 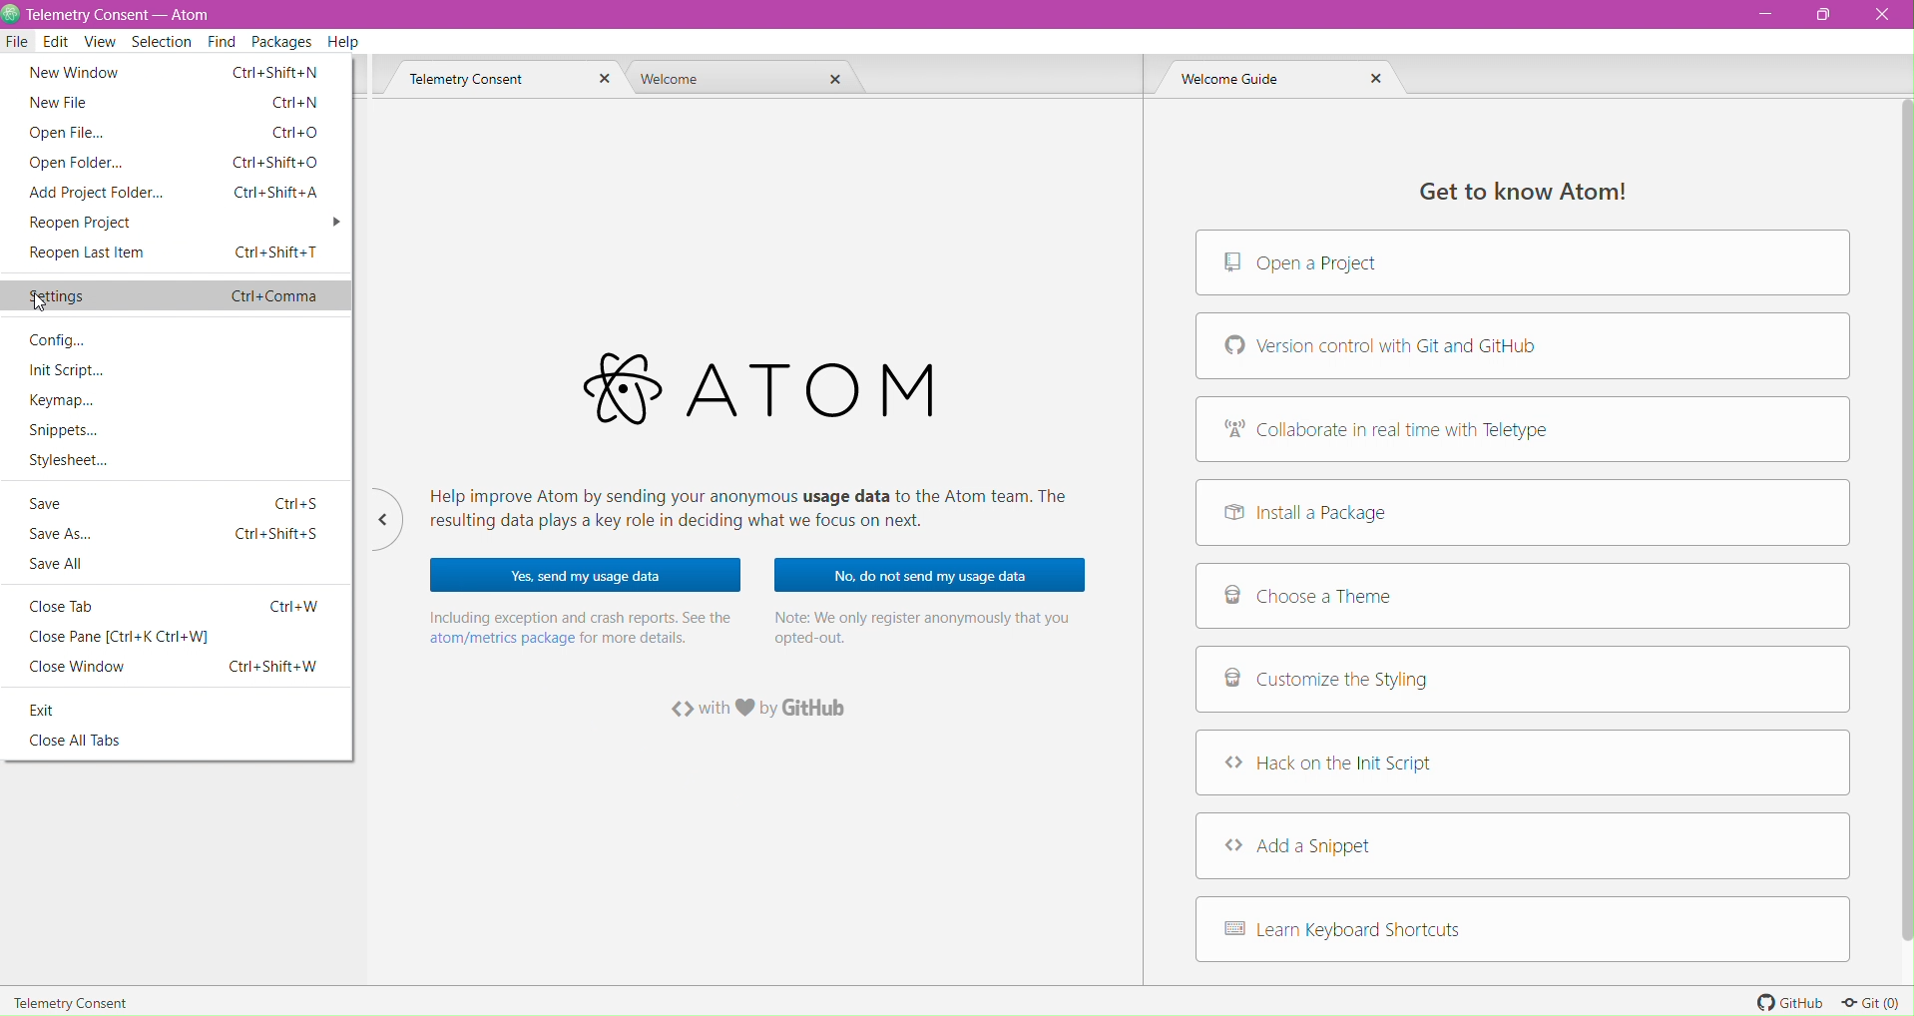 I want to click on Open a Project, so click(x=1523, y=263).